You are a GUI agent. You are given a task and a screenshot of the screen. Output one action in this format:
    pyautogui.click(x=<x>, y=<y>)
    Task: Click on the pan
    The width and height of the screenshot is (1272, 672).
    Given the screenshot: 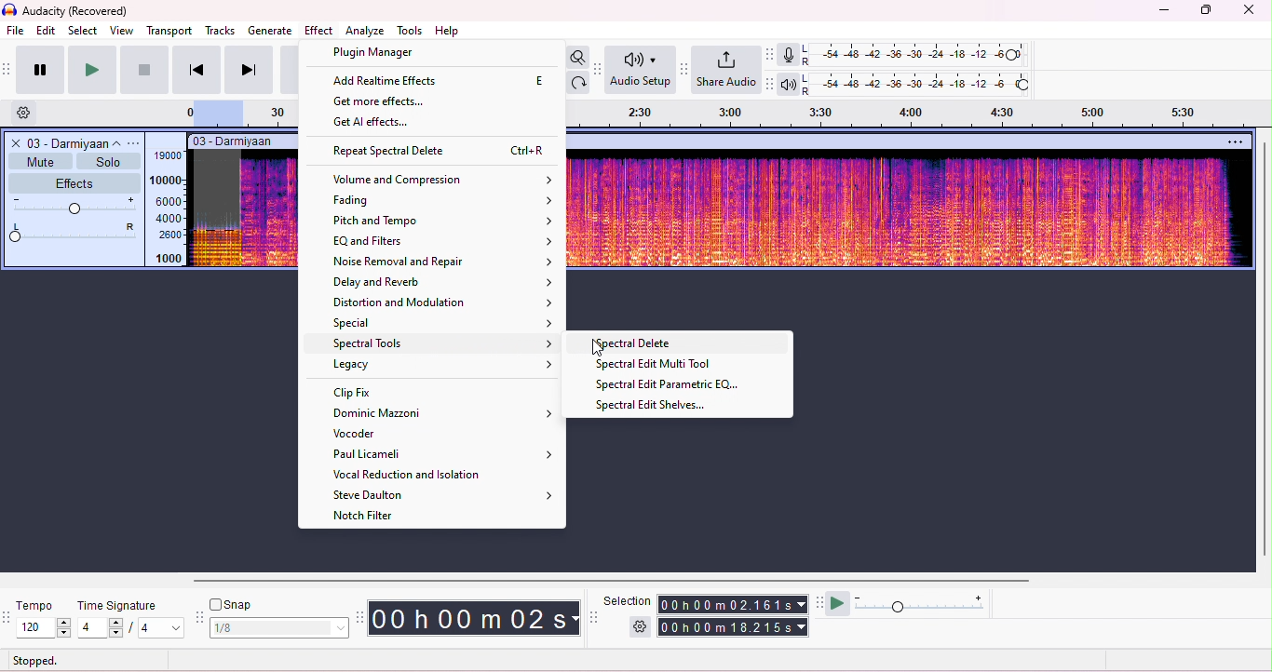 What is the action you would take?
    pyautogui.click(x=74, y=234)
    